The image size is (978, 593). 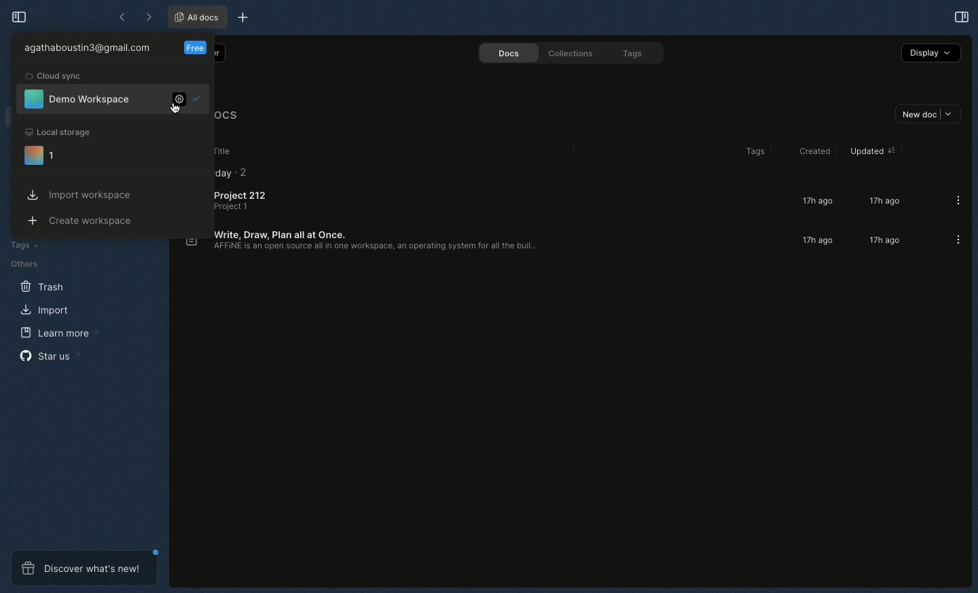 What do you see at coordinates (86, 49) in the screenshot?
I see `agathaboustin3@gmail.com` at bounding box center [86, 49].